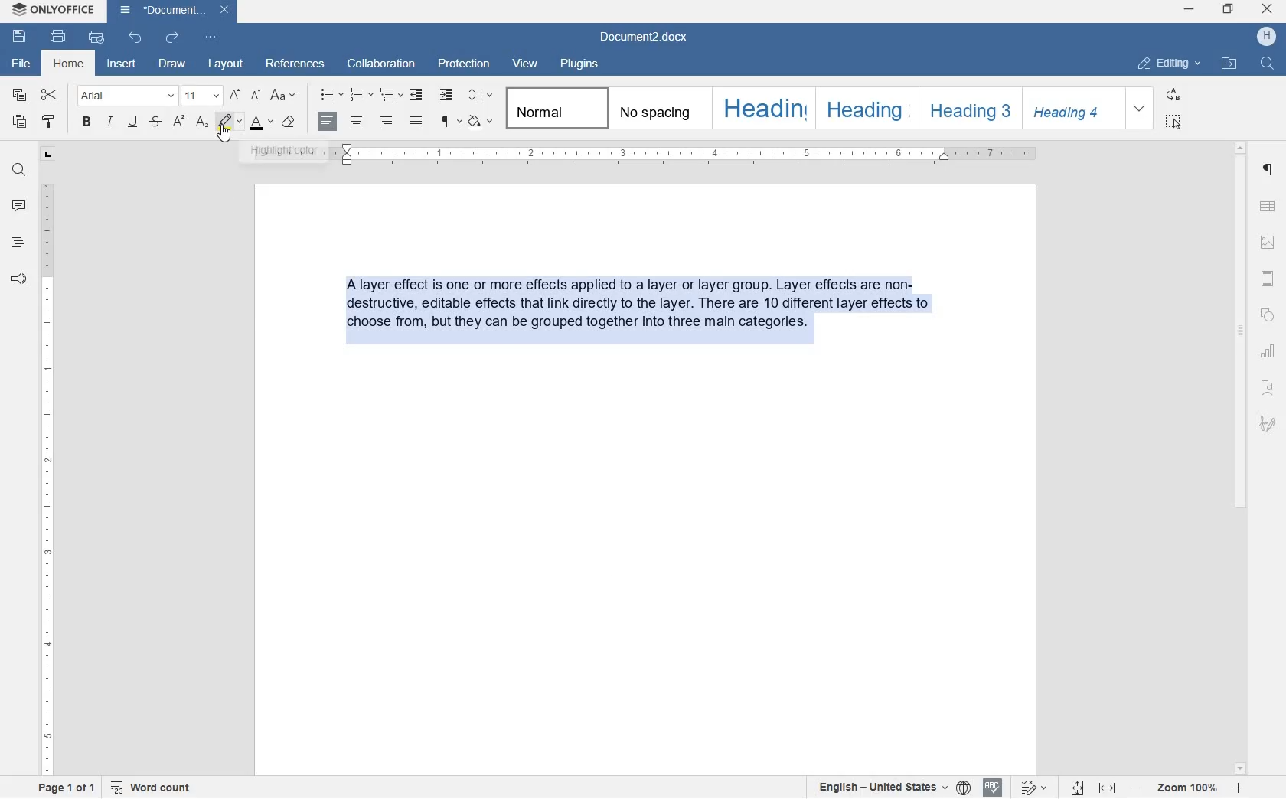 The height and width of the screenshot is (799, 1286). What do you see at coordinates (261, 125) in the screenshot?
I see `FONT COLOR` at bounding box center [261, 125].